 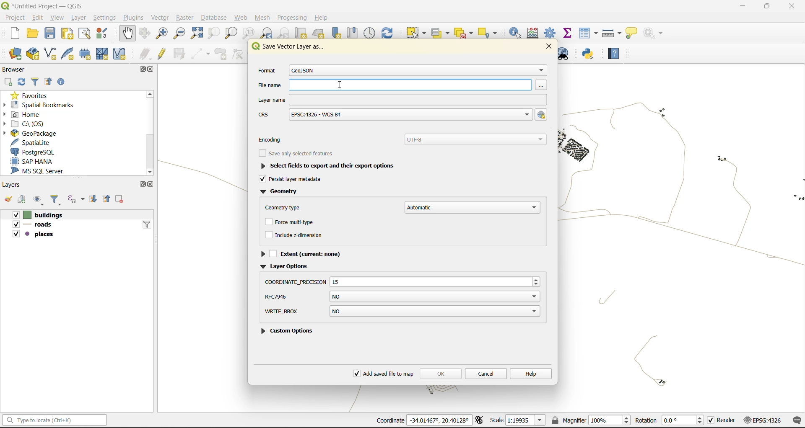 What do you see at coordinates (306, 253) in the screenshot?
I see `extent` at bounding box center [306, 253].